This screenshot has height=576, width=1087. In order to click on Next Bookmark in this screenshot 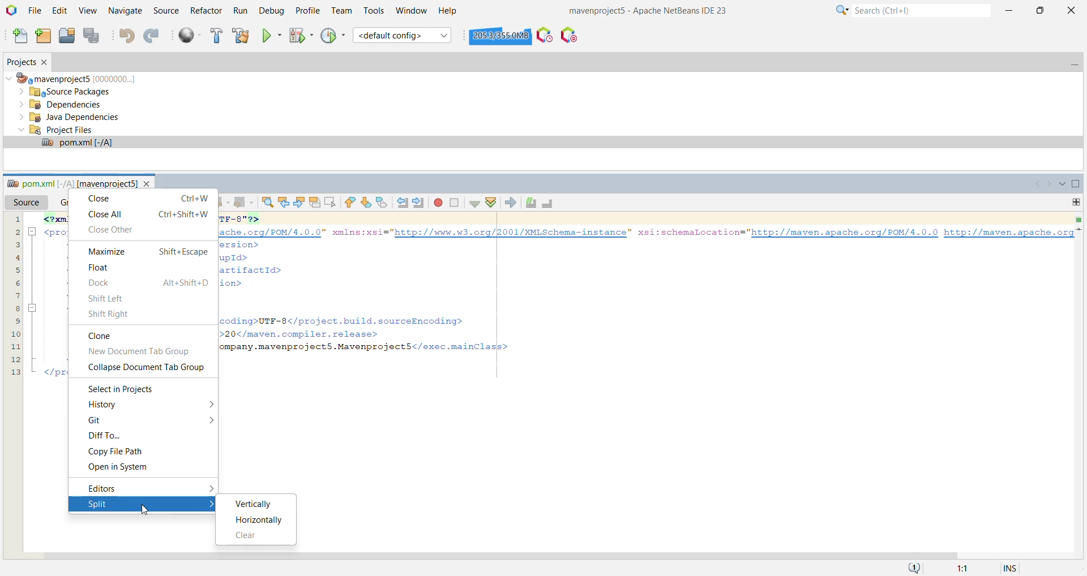, I will do `click(365, 203)`.